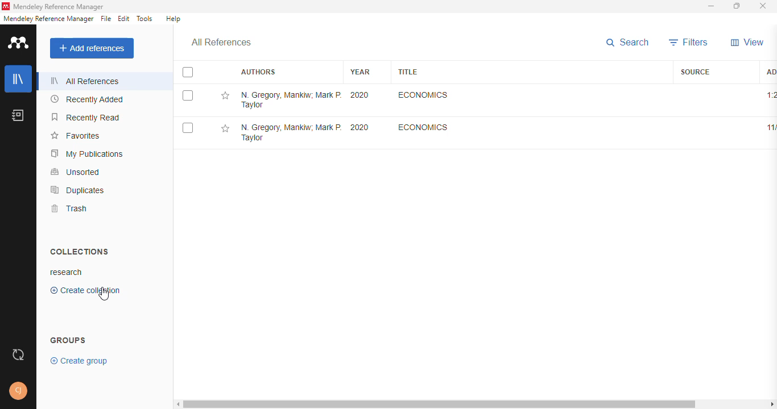 The width and height of the screenshot is (777, 409). I want to click on year, so click(360, 72).